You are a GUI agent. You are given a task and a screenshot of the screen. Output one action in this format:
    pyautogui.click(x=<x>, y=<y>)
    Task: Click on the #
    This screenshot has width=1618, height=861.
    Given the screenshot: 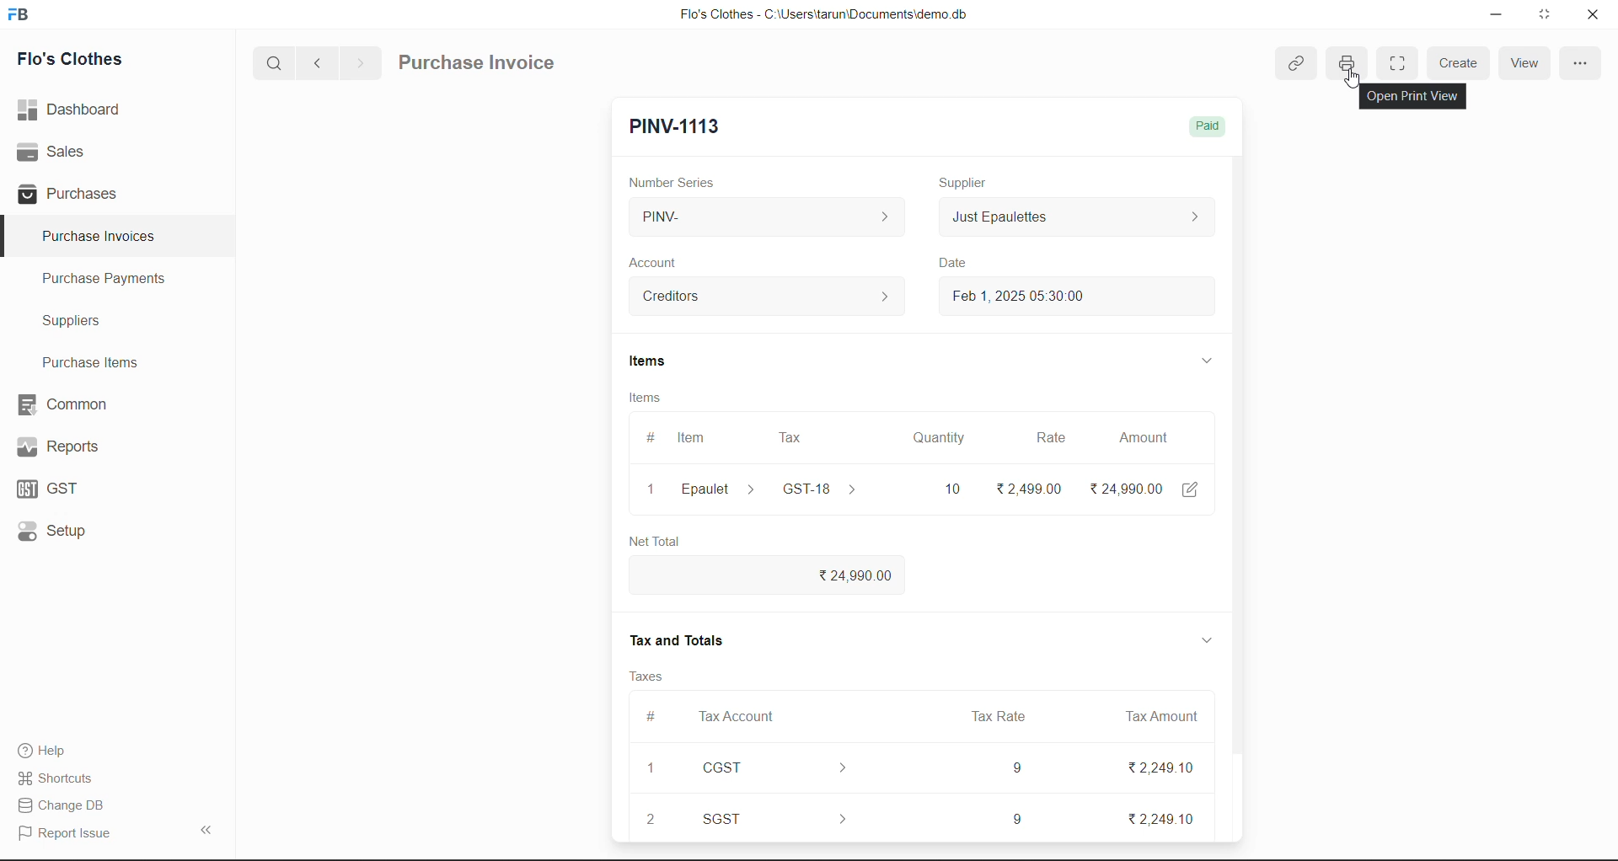 What is the action you would take?
    pyautogui.click(x=645, y=436)
    